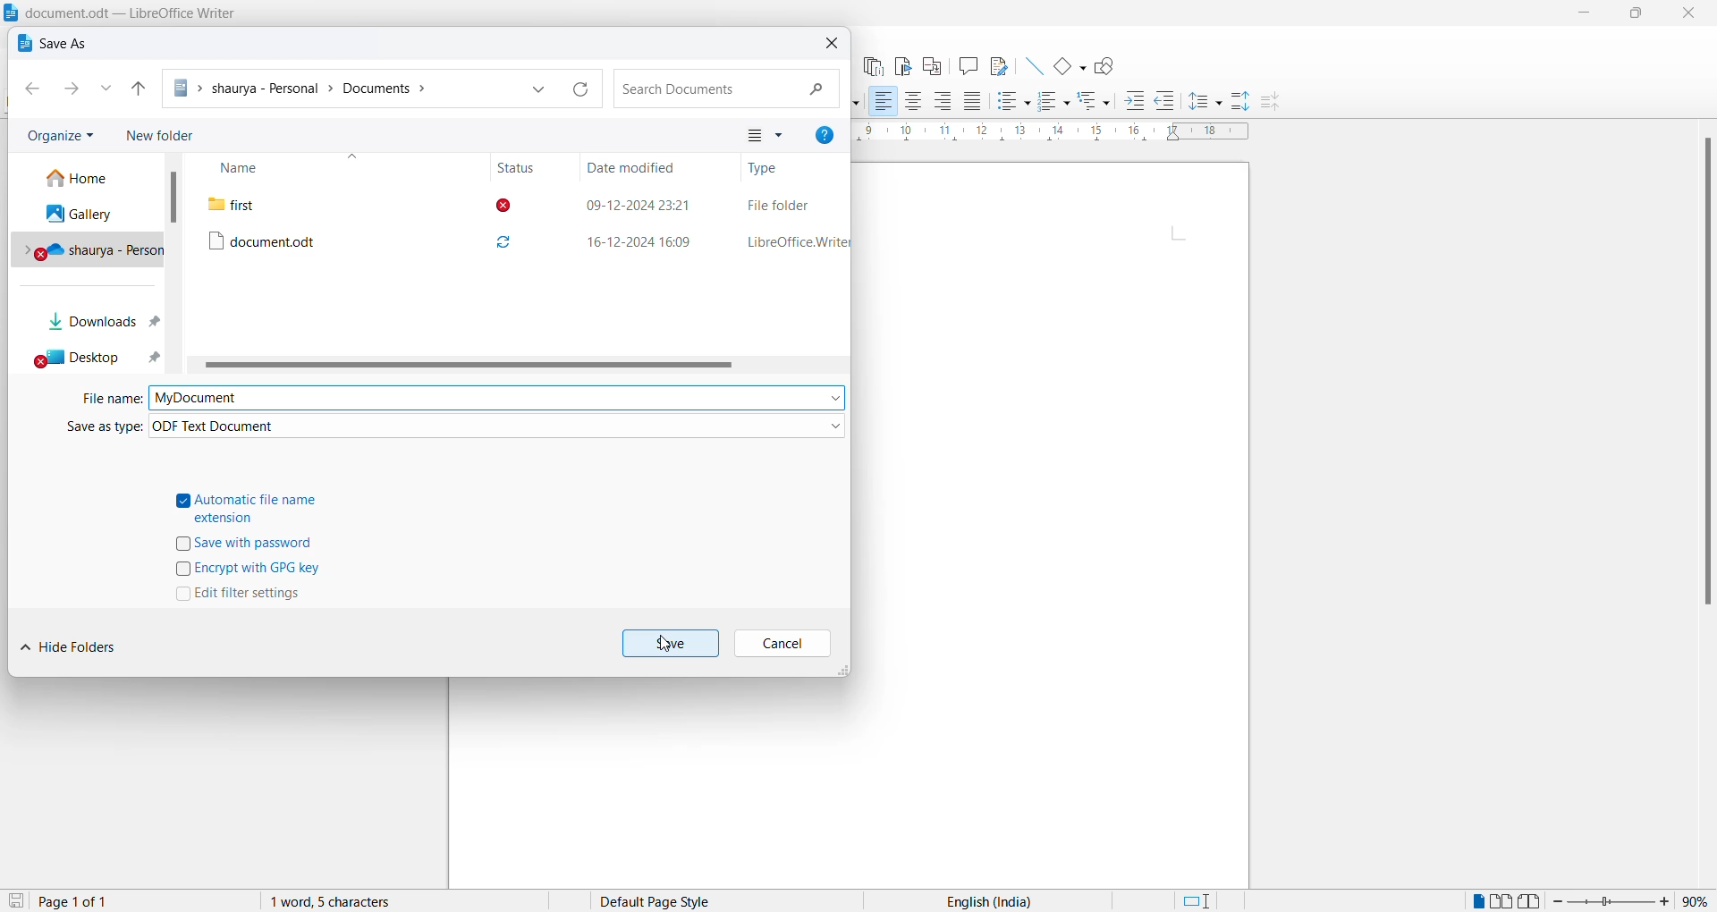 The image size is (1717, 912). Describe the element at coordinates (316, 203) in the screenshot. I see `first` at that location.